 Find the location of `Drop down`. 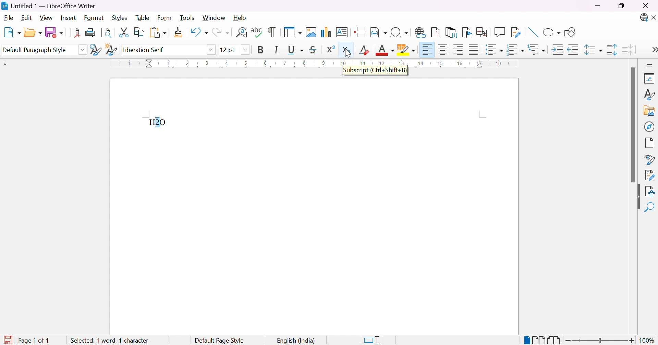

Drop down is located at coordinates (211, 49).